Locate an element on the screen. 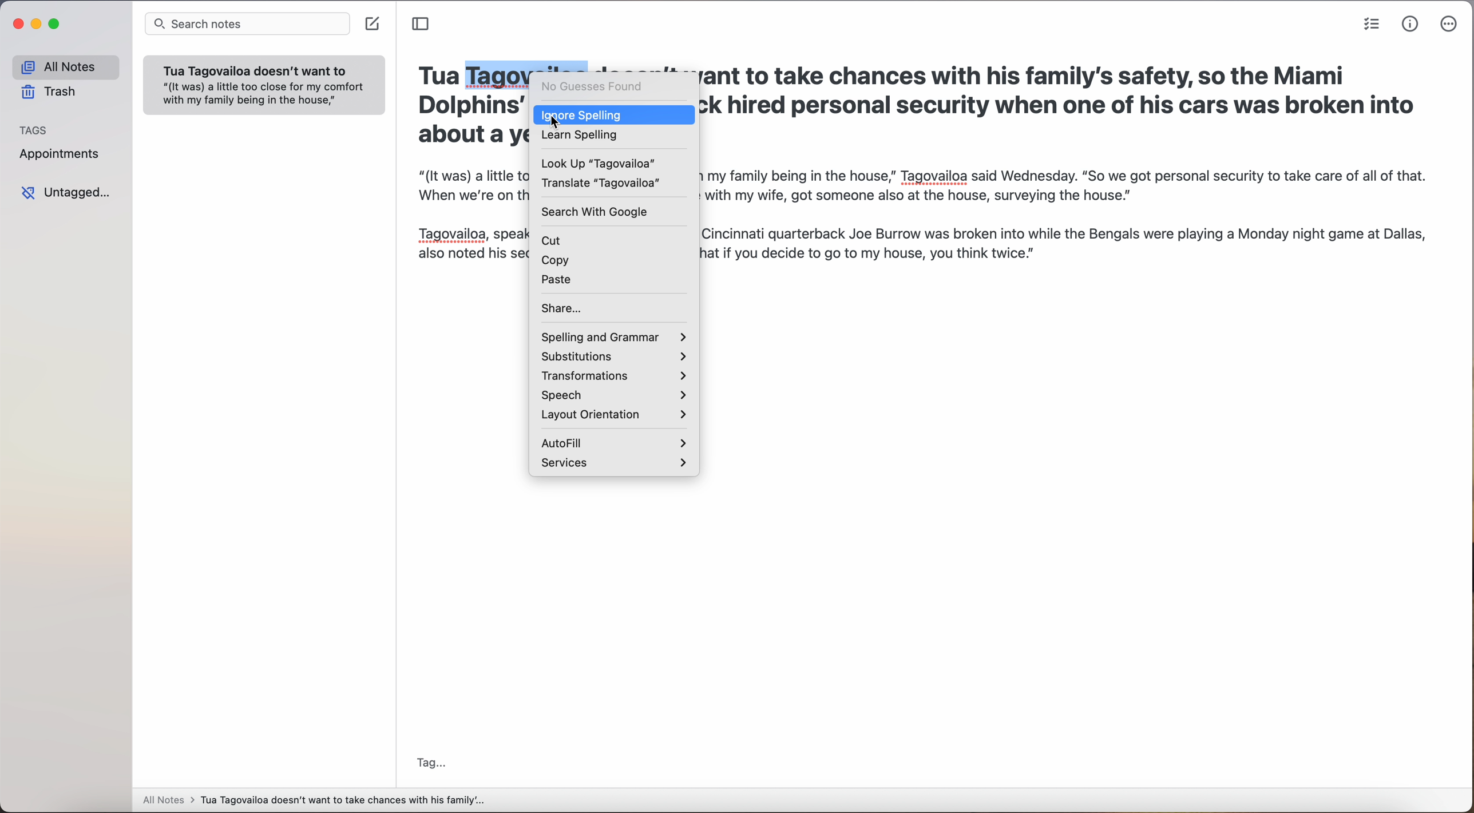 This screenshot has height=813, width=1474. metrics is located at coordinates (1410, 25).